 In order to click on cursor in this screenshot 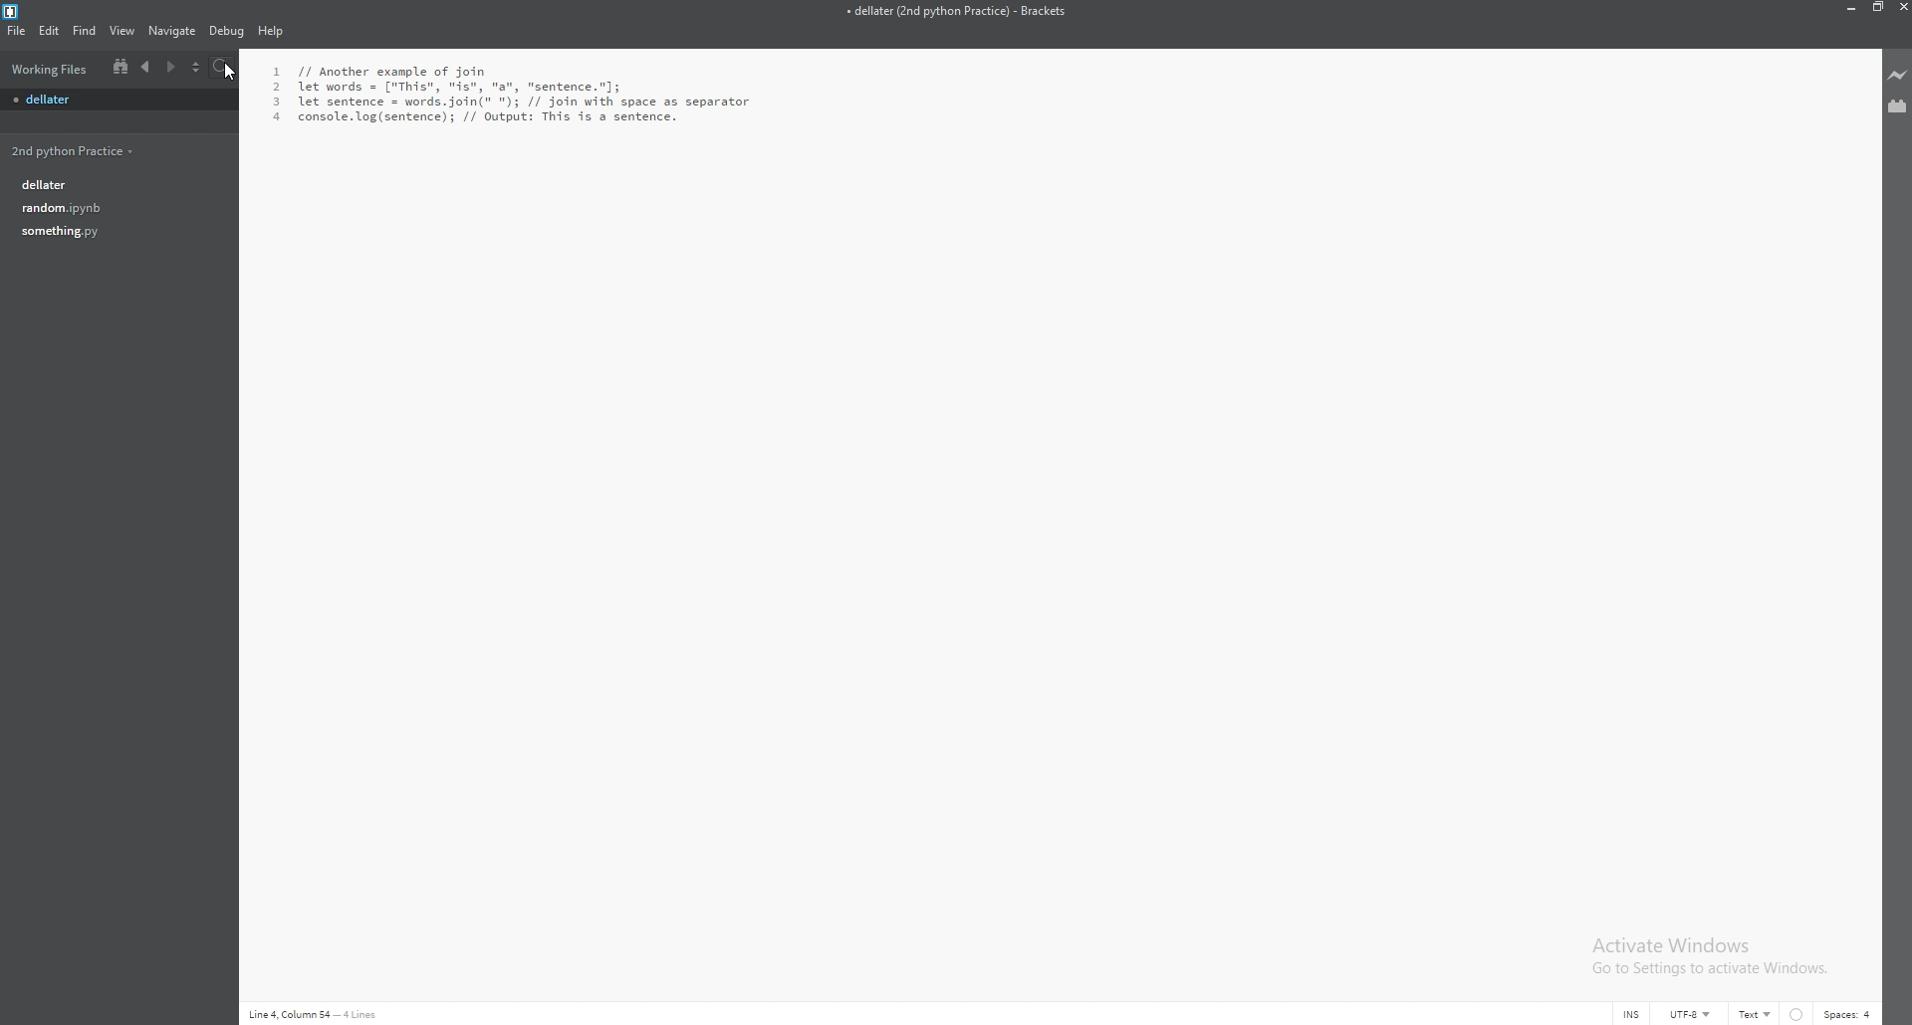, I will do `click(233, 71)`.